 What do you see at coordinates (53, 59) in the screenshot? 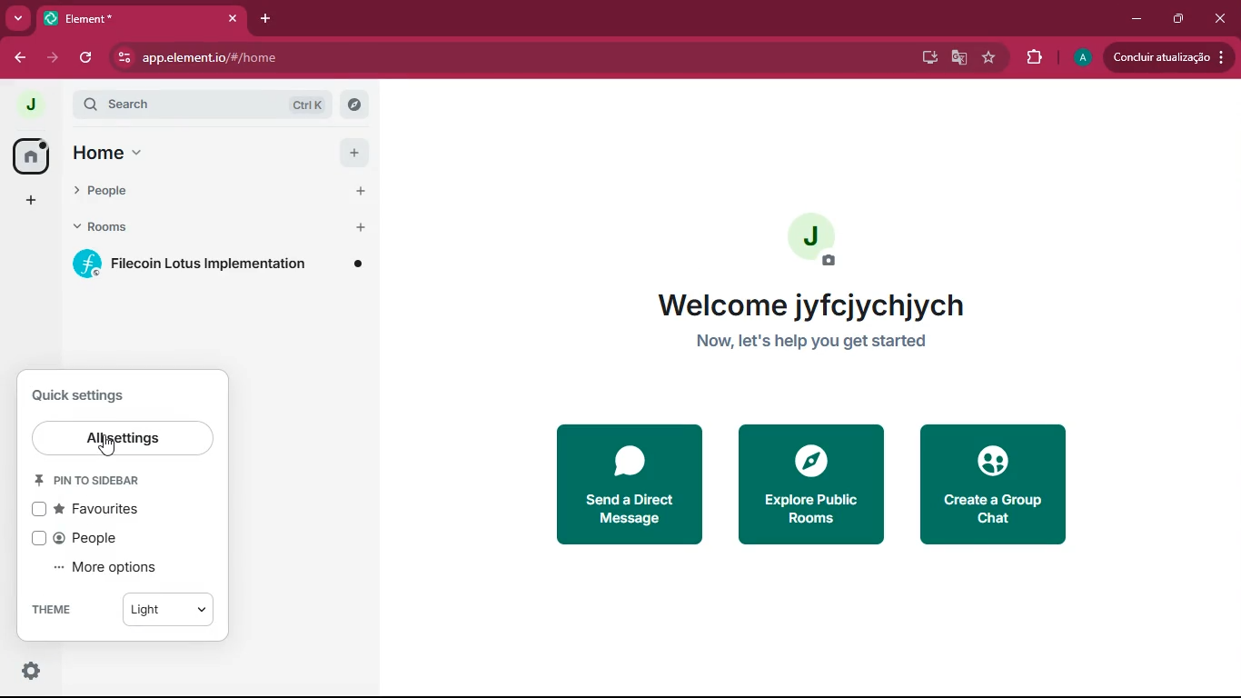
I see `forward` at bounding box center [53, 59].